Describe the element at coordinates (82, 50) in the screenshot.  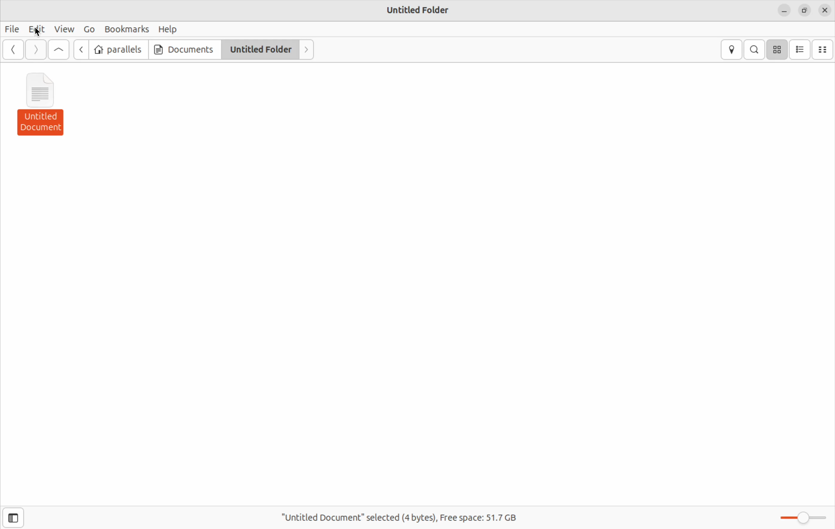
I see `back` at that location.